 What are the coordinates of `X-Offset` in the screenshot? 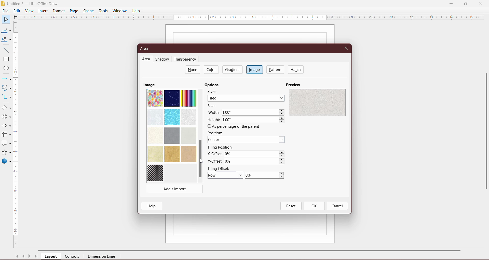 It's located at (214, 154).